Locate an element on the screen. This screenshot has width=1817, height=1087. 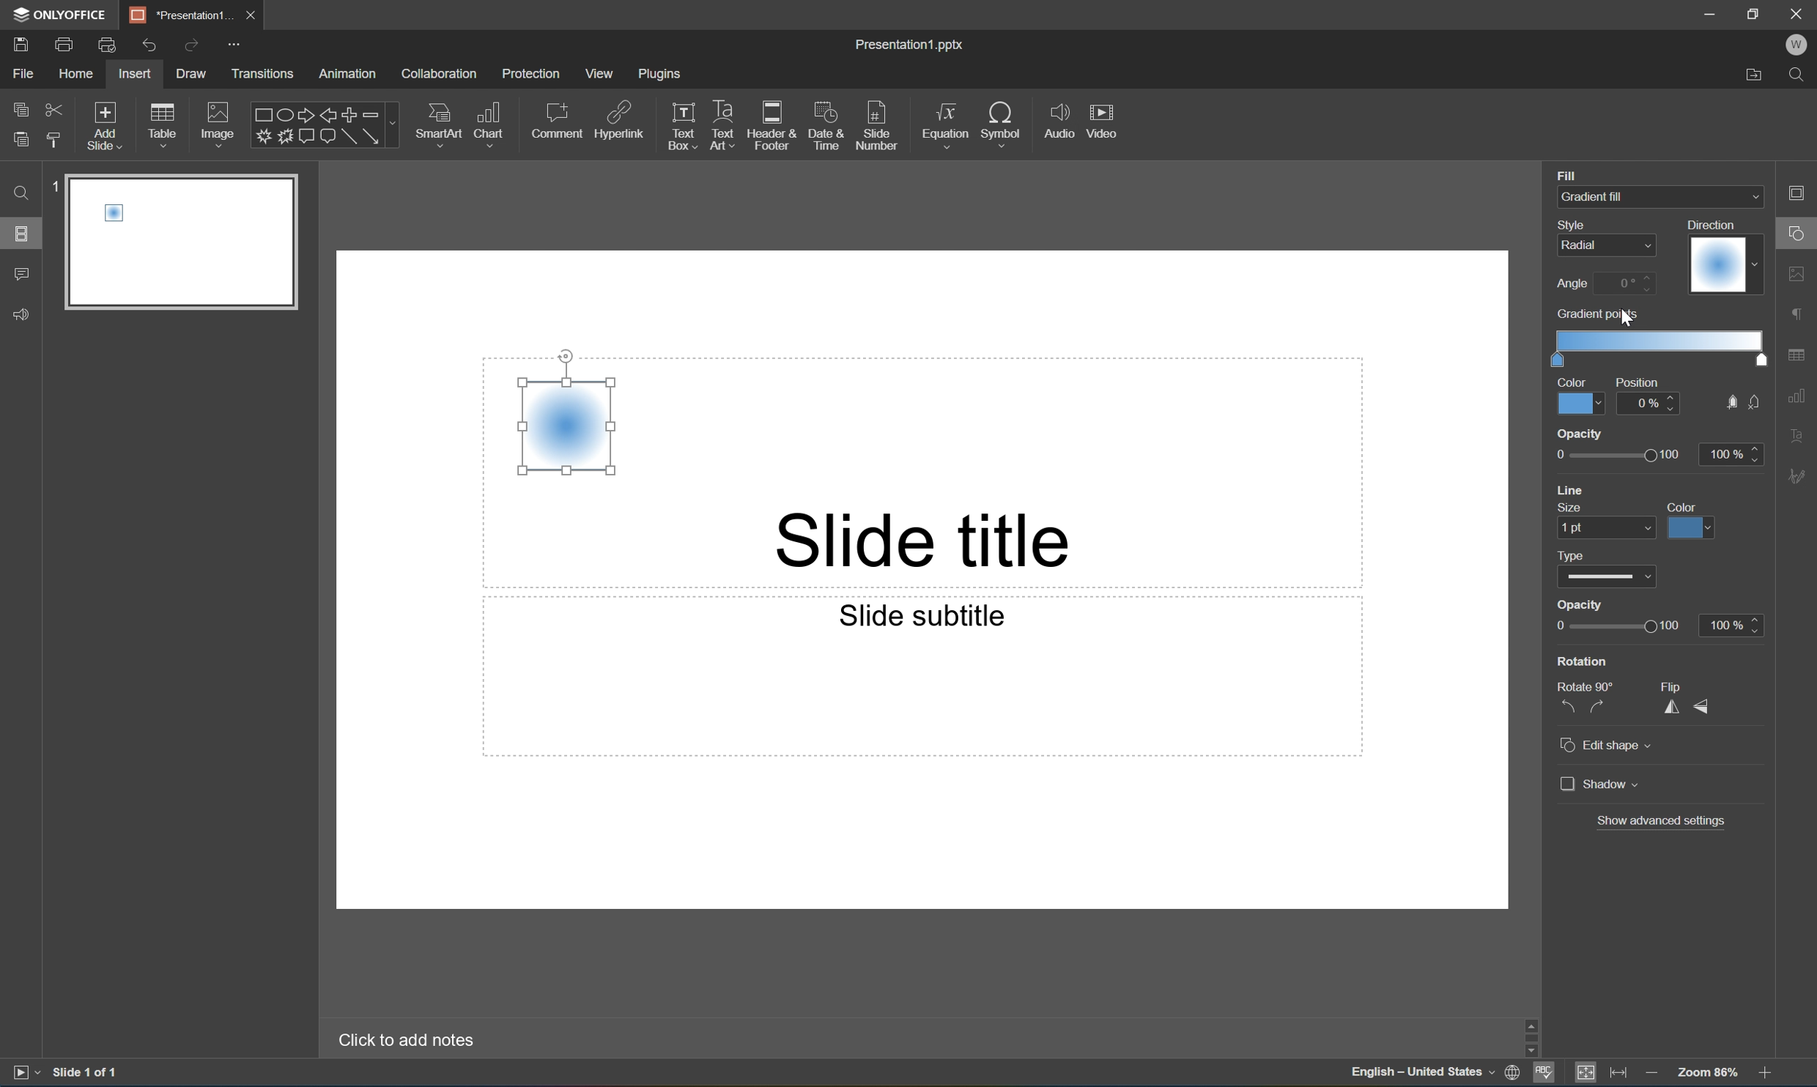
Zoom 103% is located at coordinates (1707, 1072).